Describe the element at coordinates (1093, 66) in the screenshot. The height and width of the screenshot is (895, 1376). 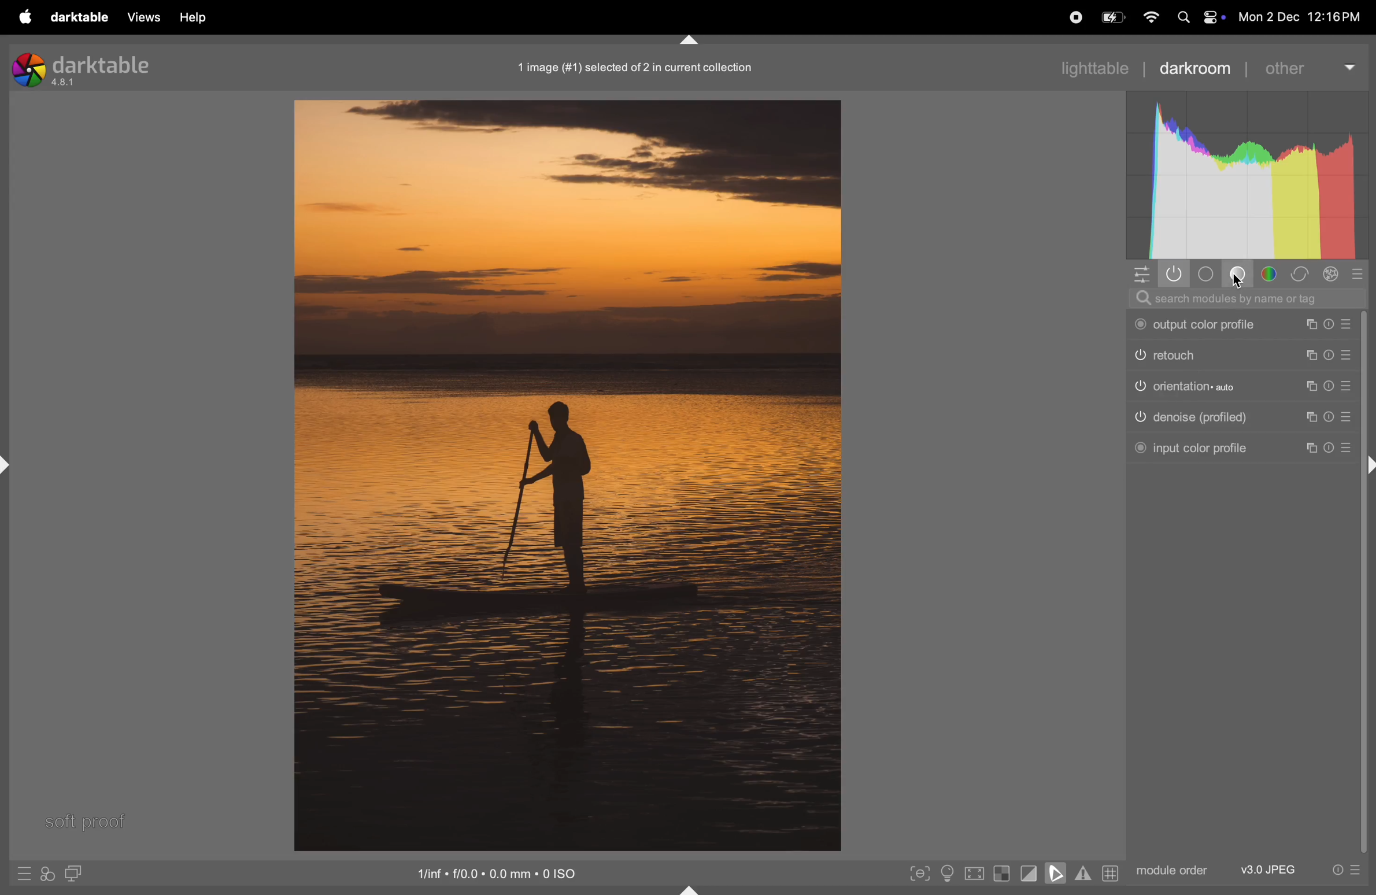
I see `lighttable` at that location.